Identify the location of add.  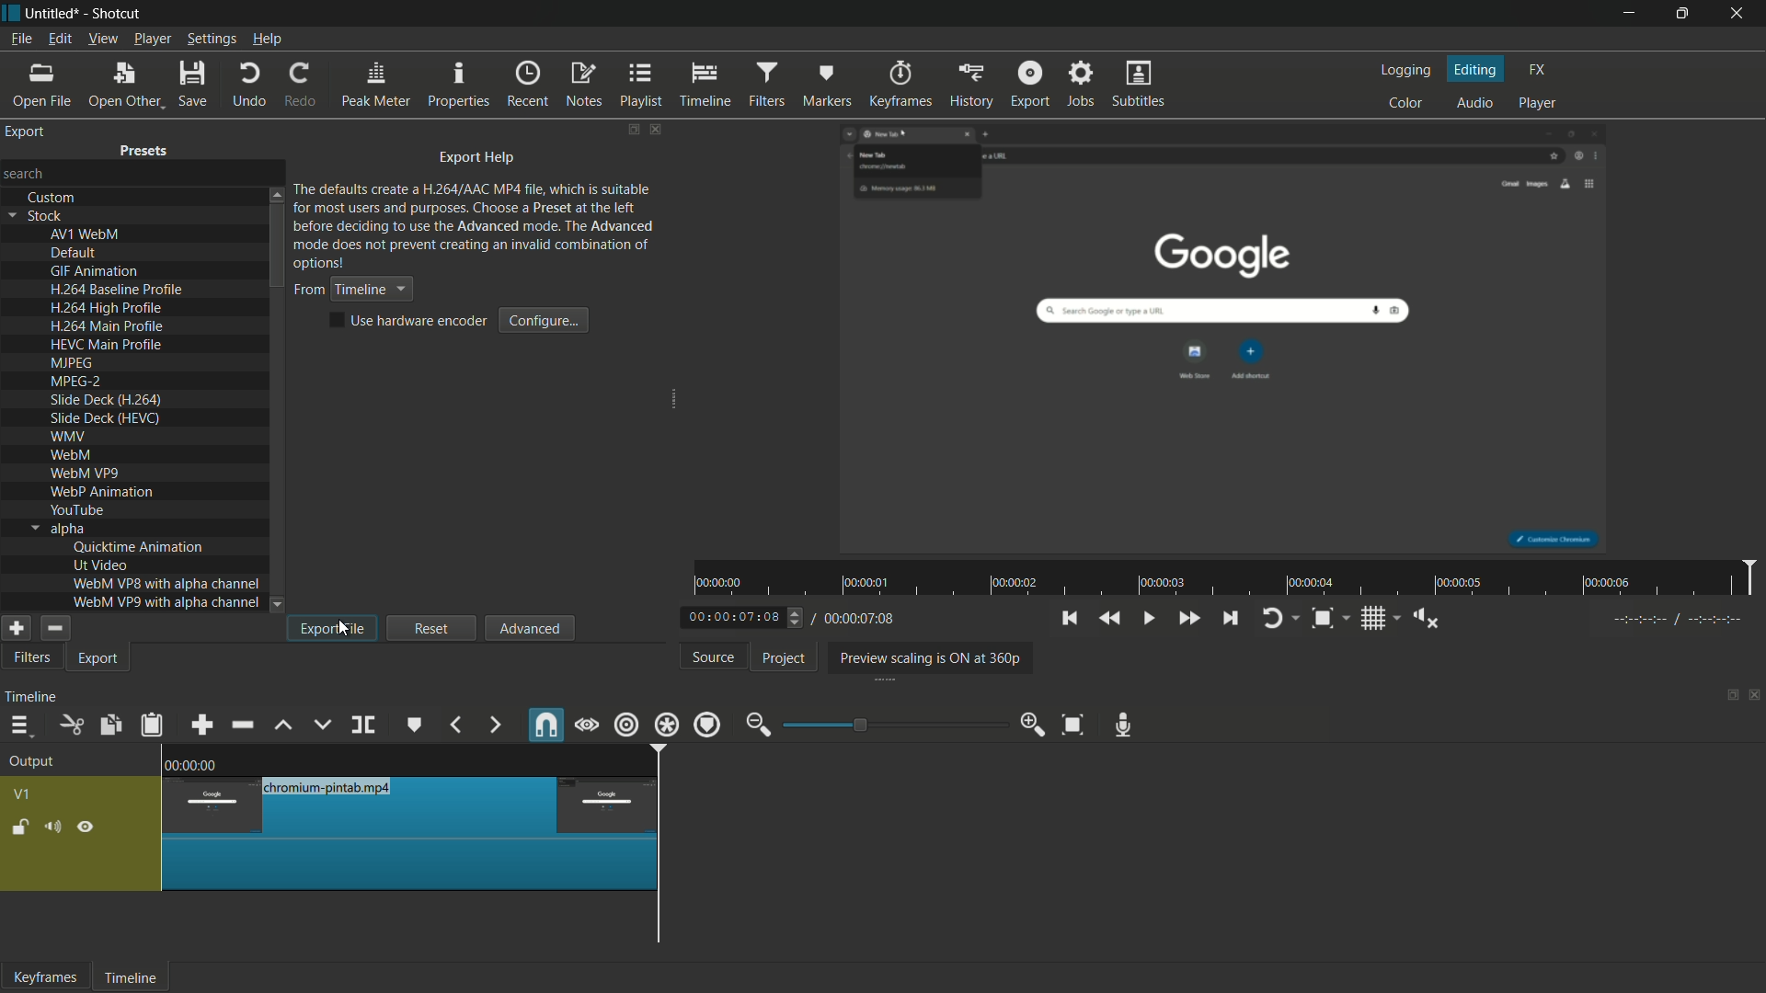
(14, 628).